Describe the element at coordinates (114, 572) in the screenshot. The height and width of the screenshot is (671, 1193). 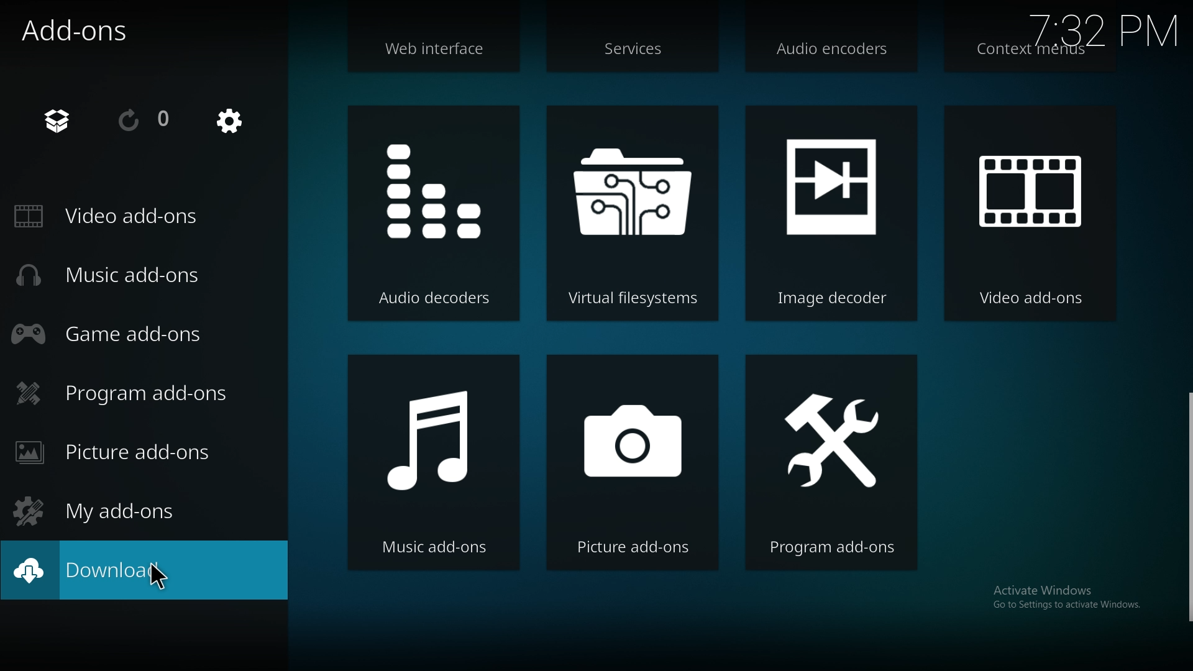
I see `download` at that location.